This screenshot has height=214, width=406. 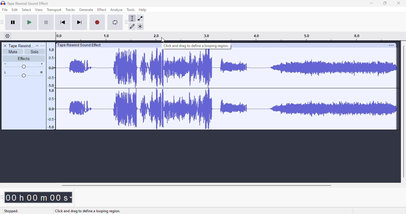 I want to click on selection tool, so click(x=133, y=18).